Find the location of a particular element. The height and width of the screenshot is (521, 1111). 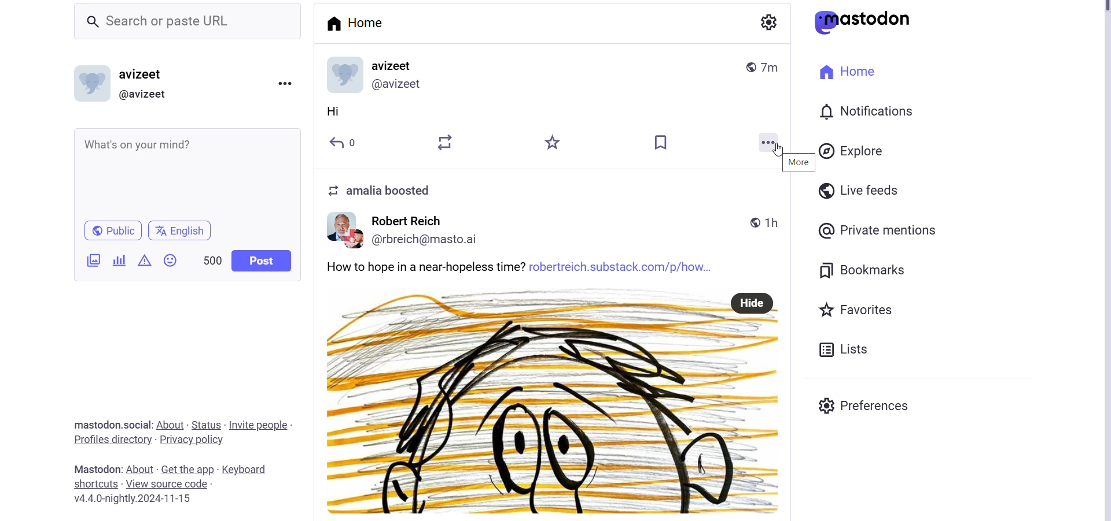

Lists is located at coordinates (843, 348).